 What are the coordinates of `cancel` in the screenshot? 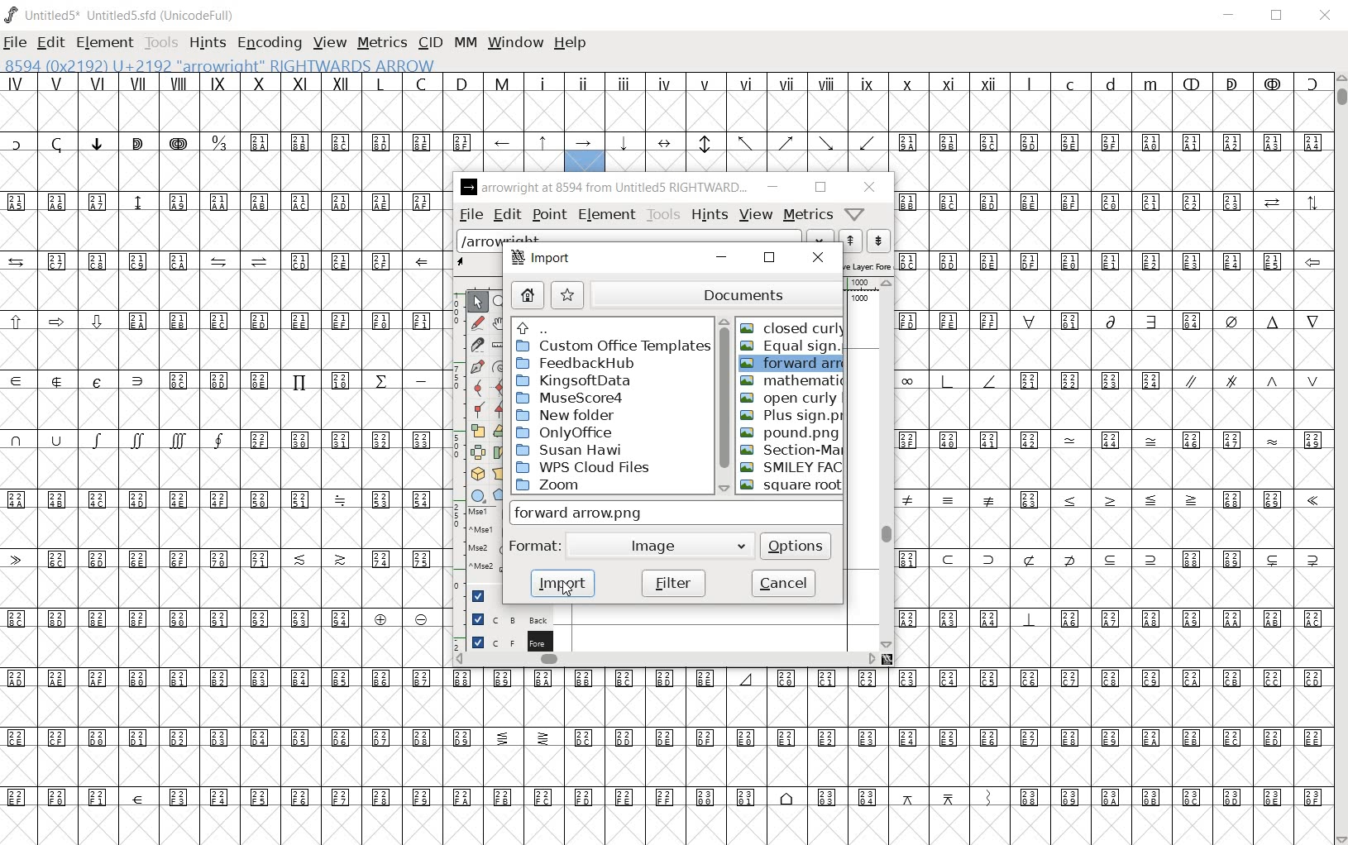 It's located at (784, 584).